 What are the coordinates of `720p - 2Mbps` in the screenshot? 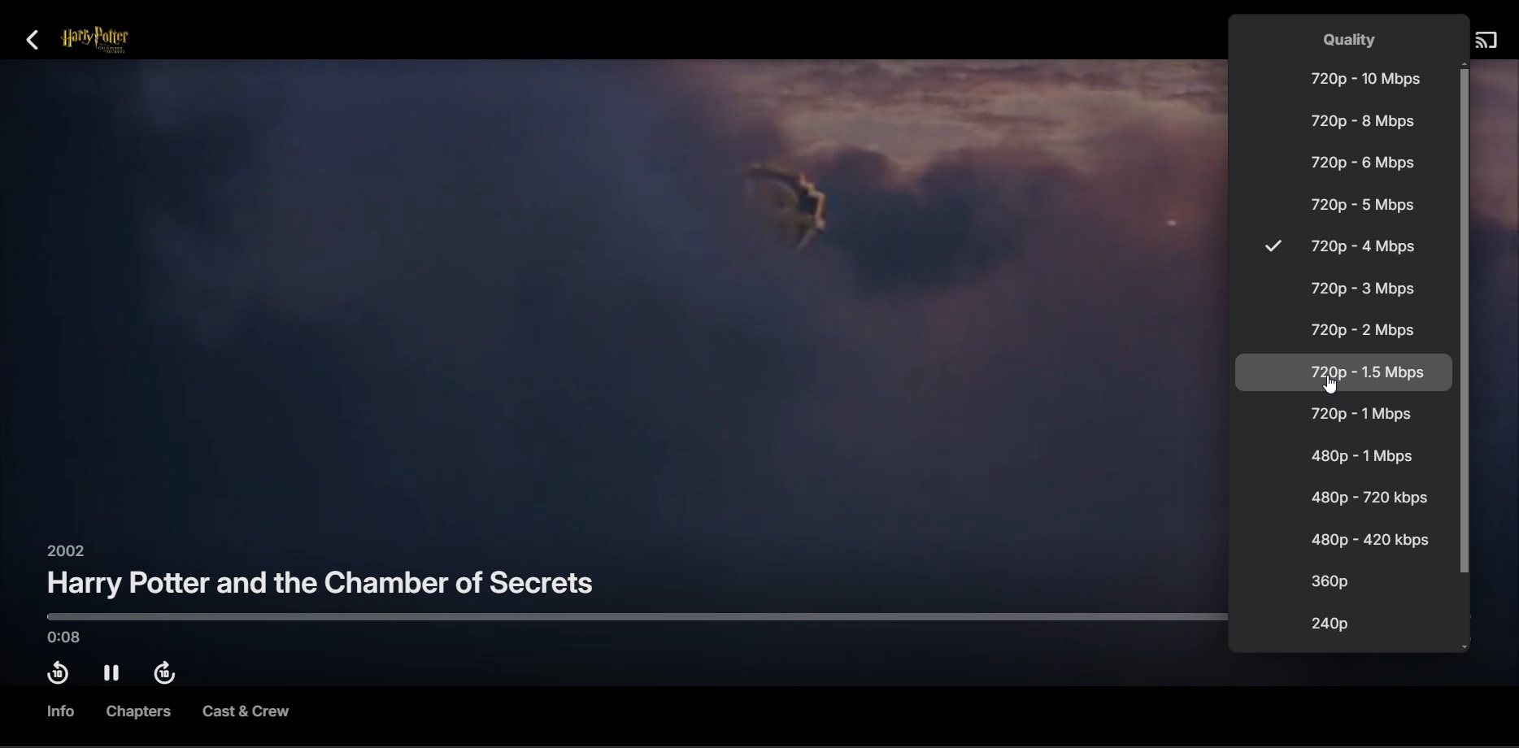 It's located at (1360, 329).